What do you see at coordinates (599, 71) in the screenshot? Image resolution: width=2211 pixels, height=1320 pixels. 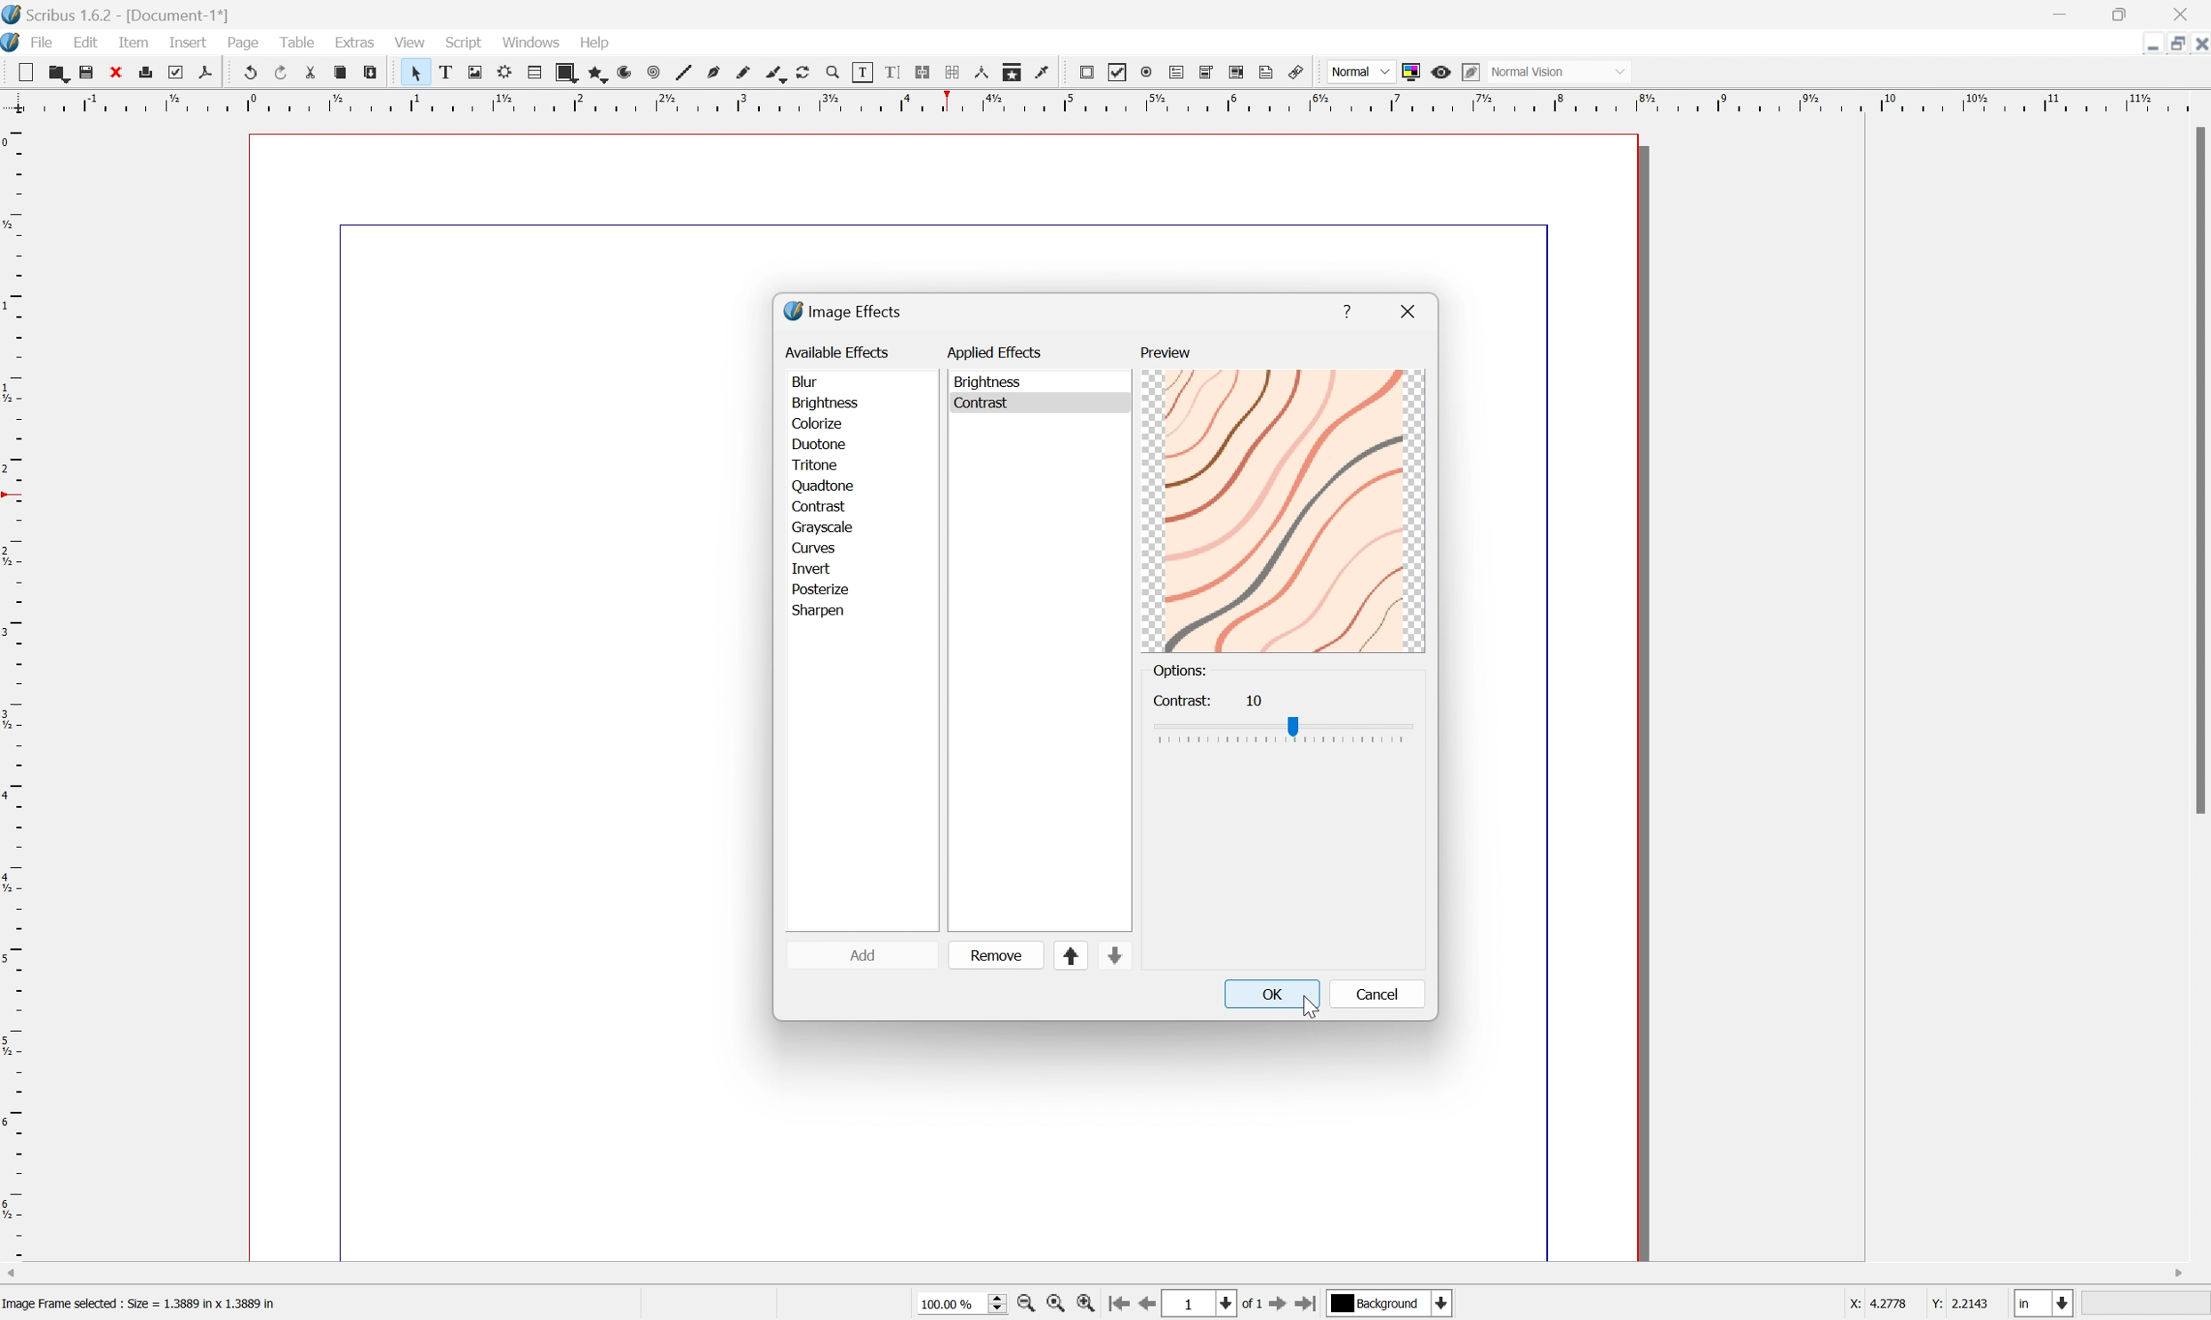 I see `Polygon` at bounding box center [599, 71].